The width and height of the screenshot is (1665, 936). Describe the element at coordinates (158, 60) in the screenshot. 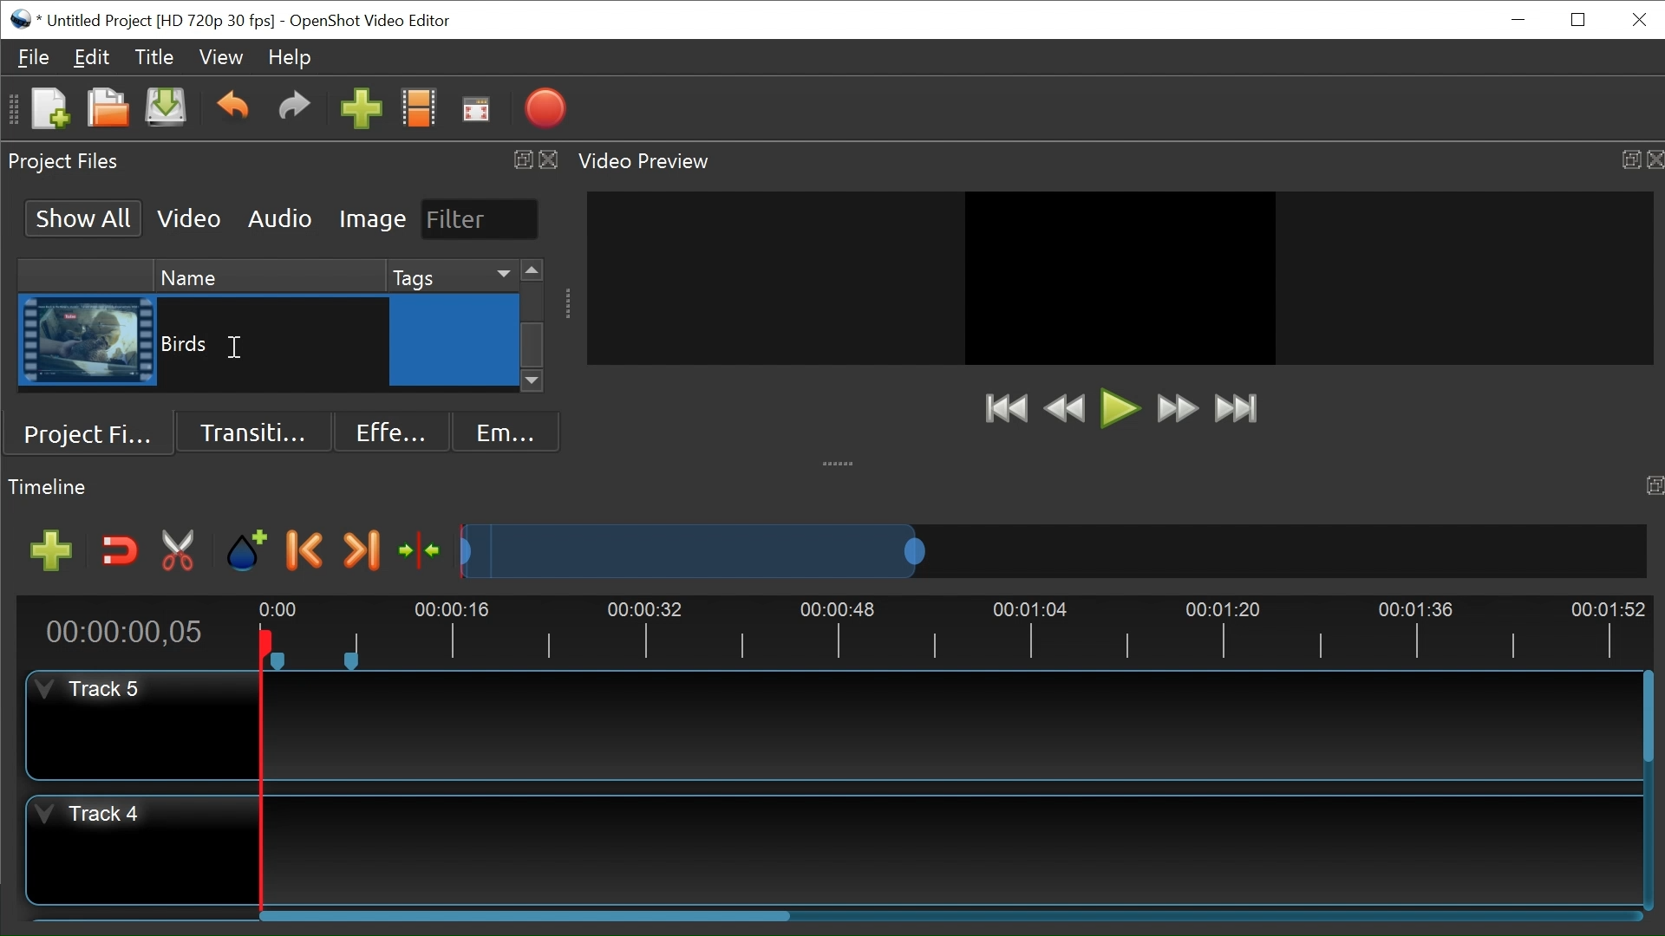

I see `Title` at that location.